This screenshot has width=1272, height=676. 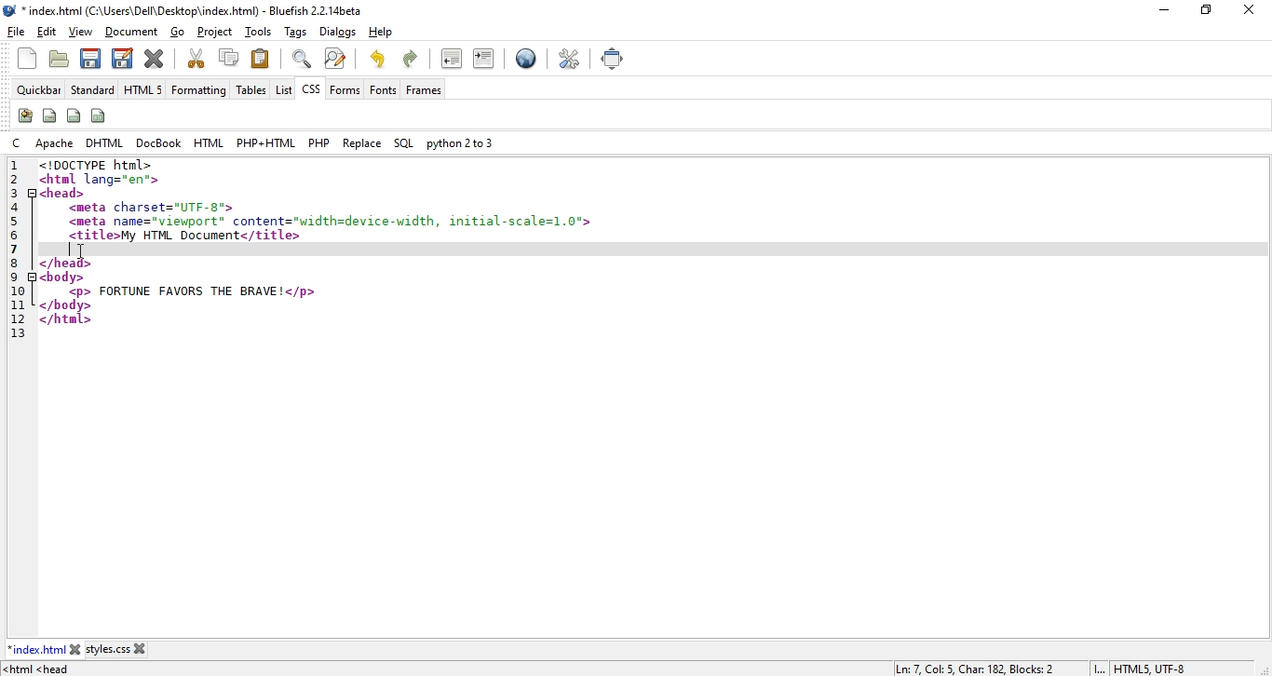 What do you see at coordinates (526, 61) in the screenshot?
I see `preview in browser` at bounding box center [526, 61].